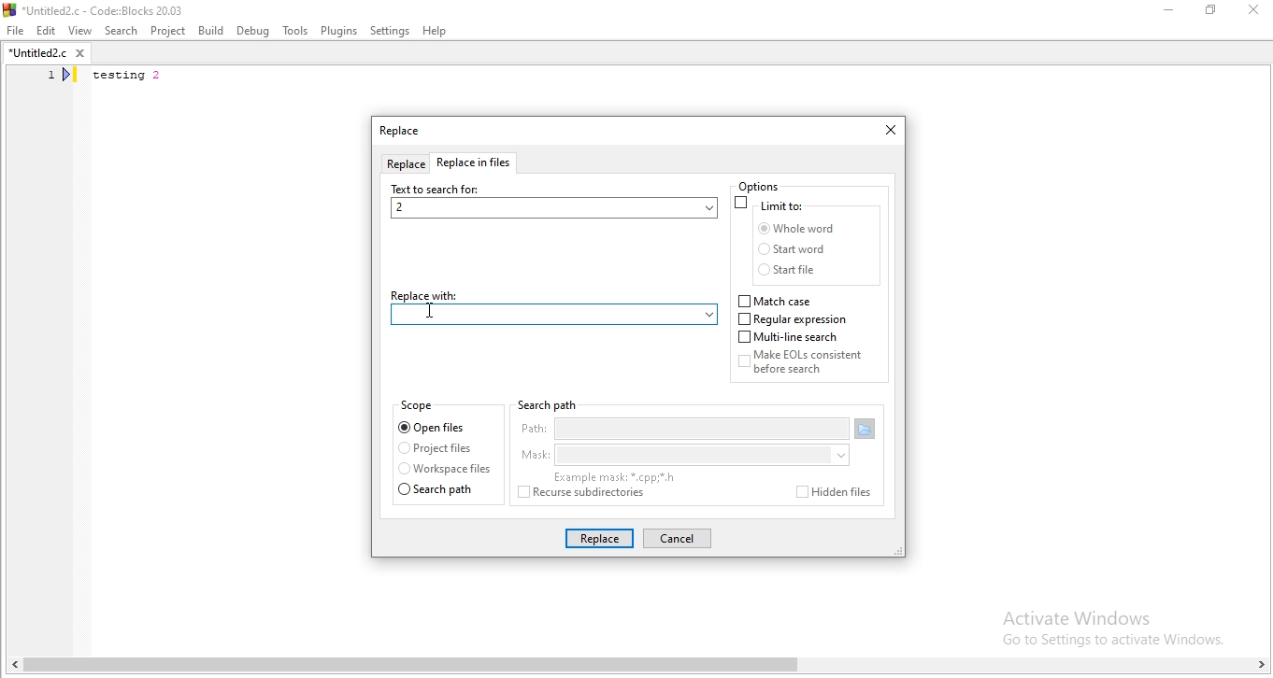 The image size is (1273, 678). Describe the element at coordinates (405, 165) in the screenshot. I see `replace` at that location.